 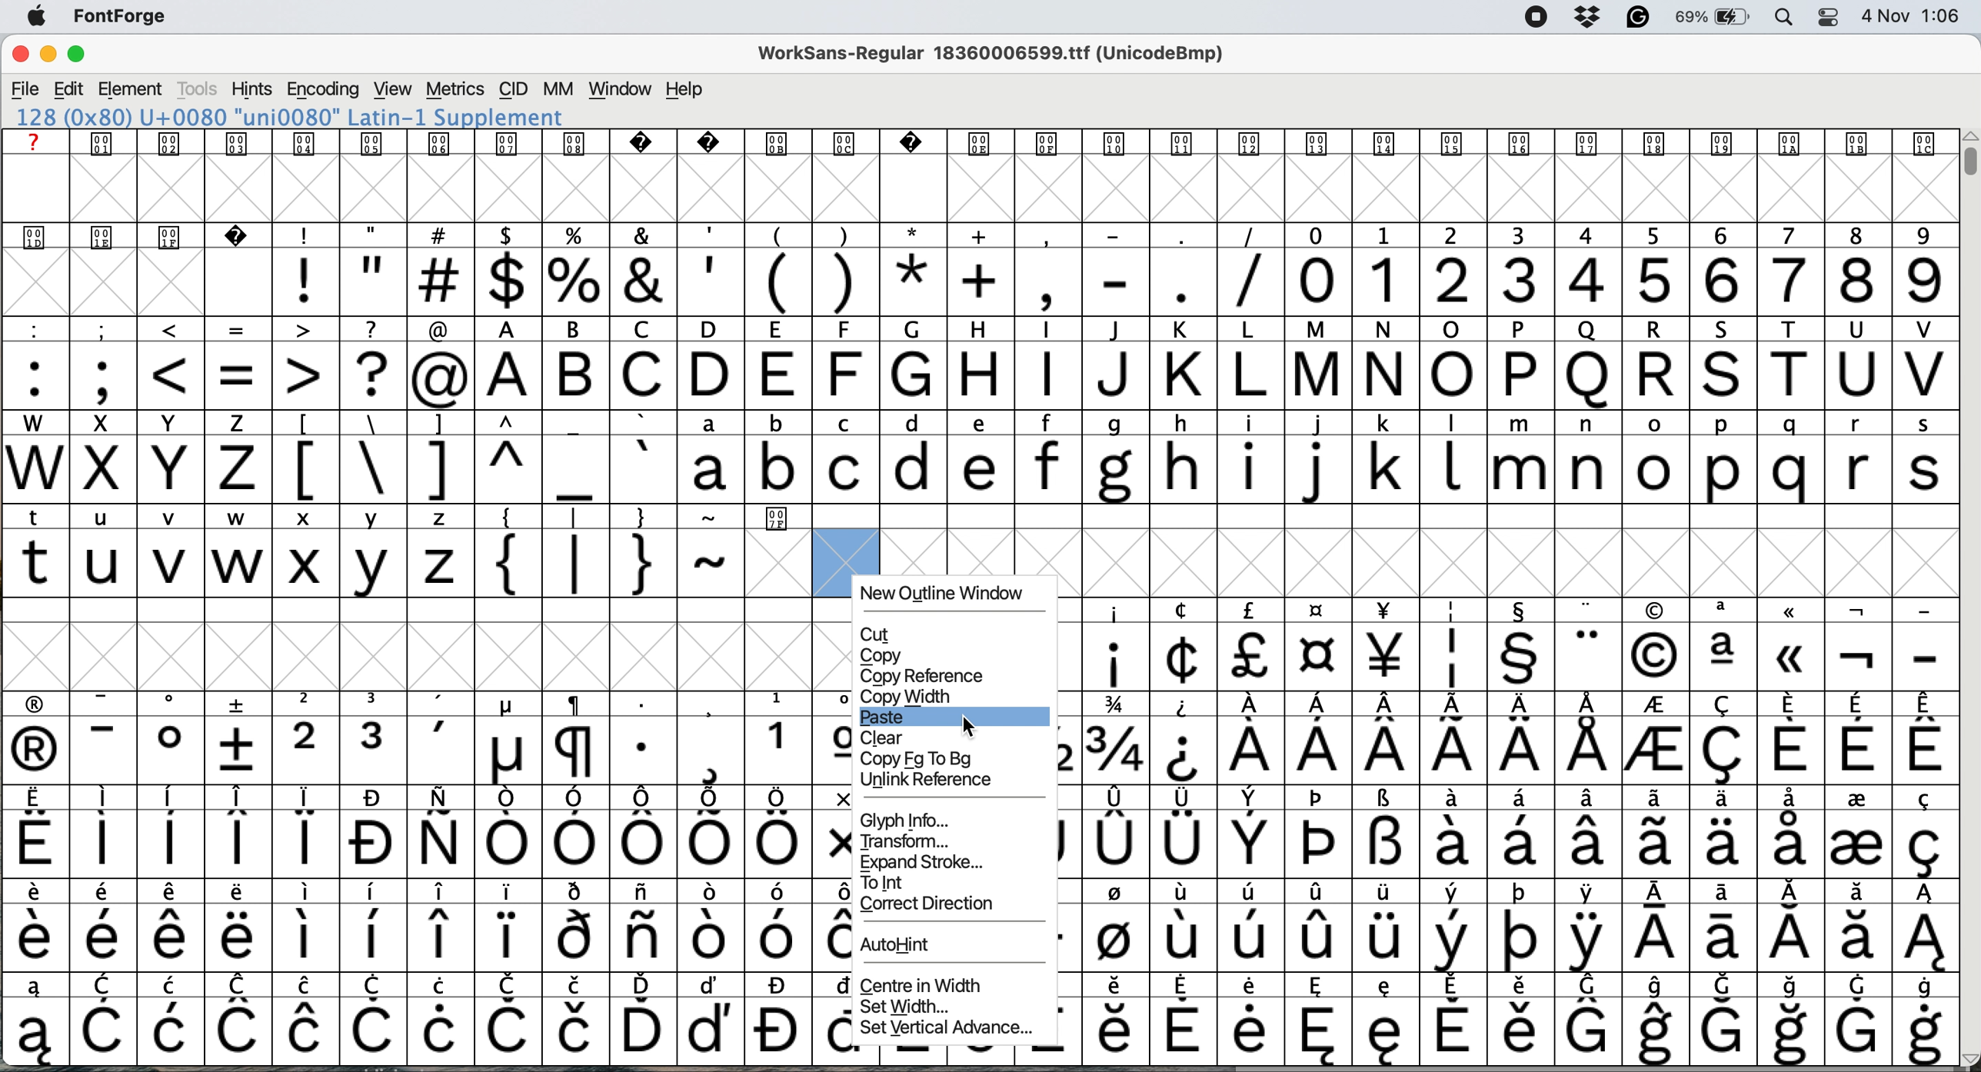 What do you see at coordinates (1713, 18) in the screenshot?
I see `battery` at bounding box center [1713, 18].